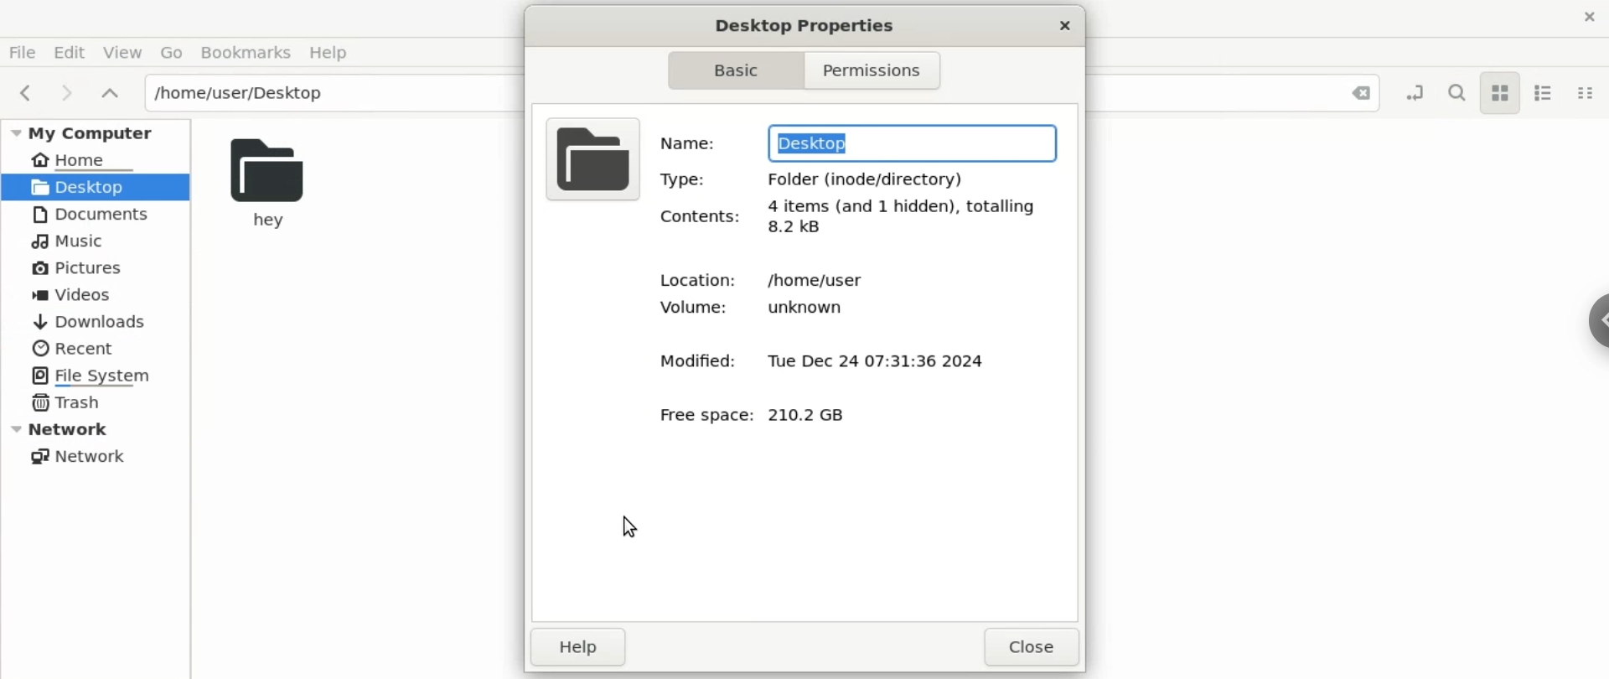 Image resolution: width=1609 pixels, height=679 pixels. Describe the element at coordinates (73, 51) in the screenshot. I see `edit` at that location.